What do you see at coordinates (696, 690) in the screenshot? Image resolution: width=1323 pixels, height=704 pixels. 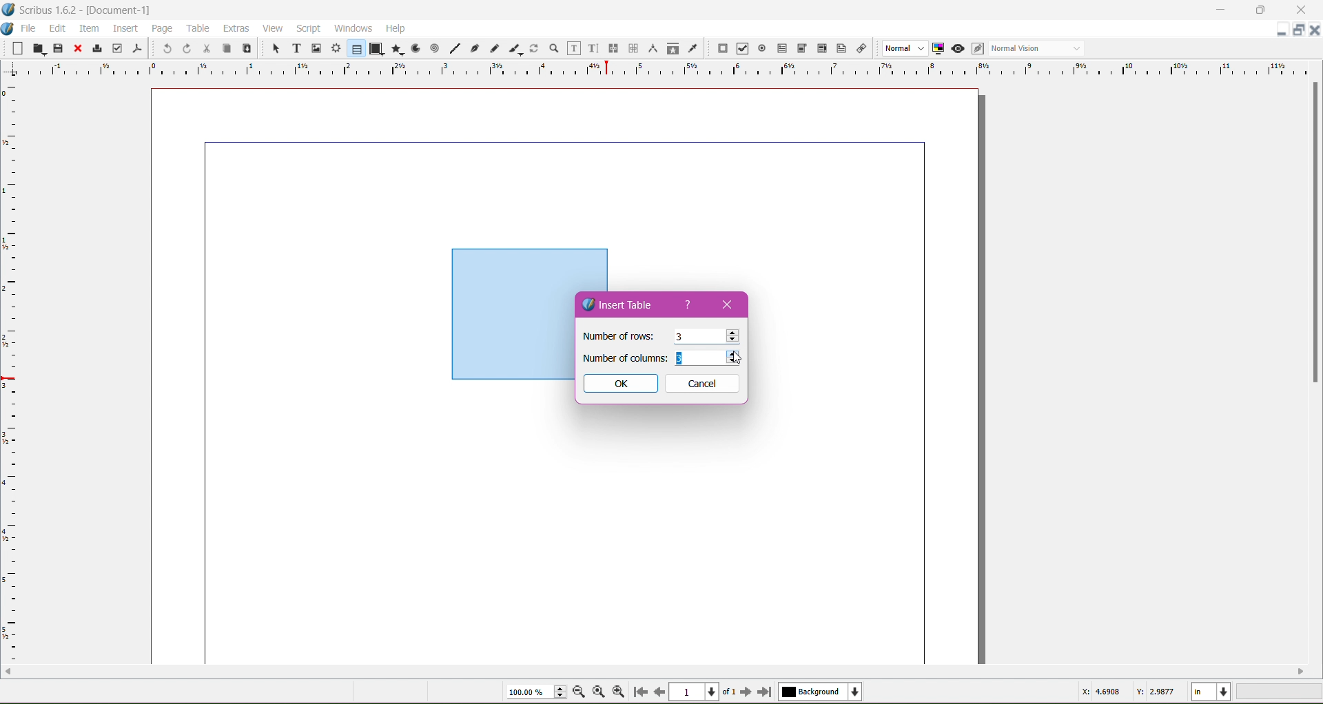 I see `Current Page` at bounding box center [696, 690].